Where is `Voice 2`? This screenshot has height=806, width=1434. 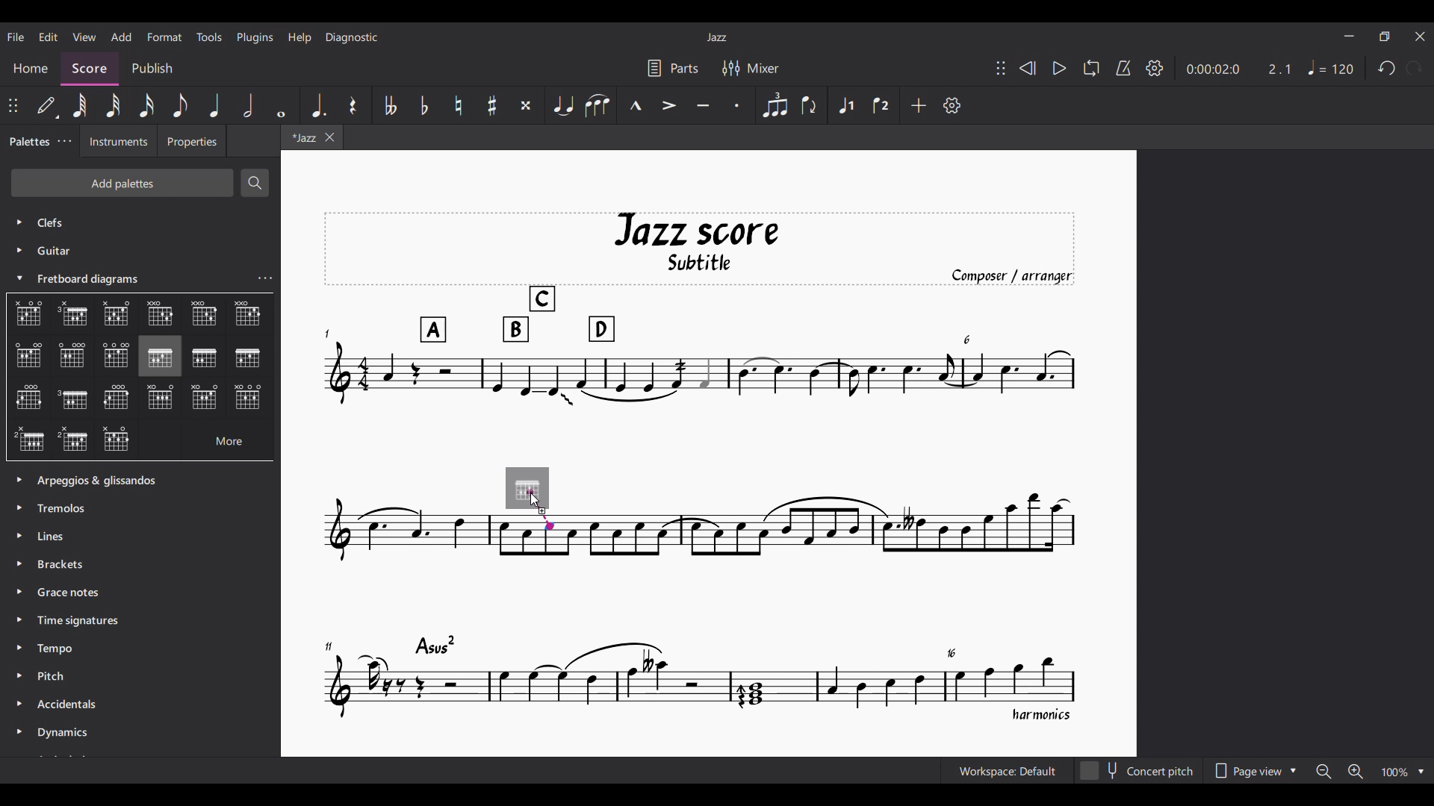
Voice 2 is located at coordinates (882, 105).